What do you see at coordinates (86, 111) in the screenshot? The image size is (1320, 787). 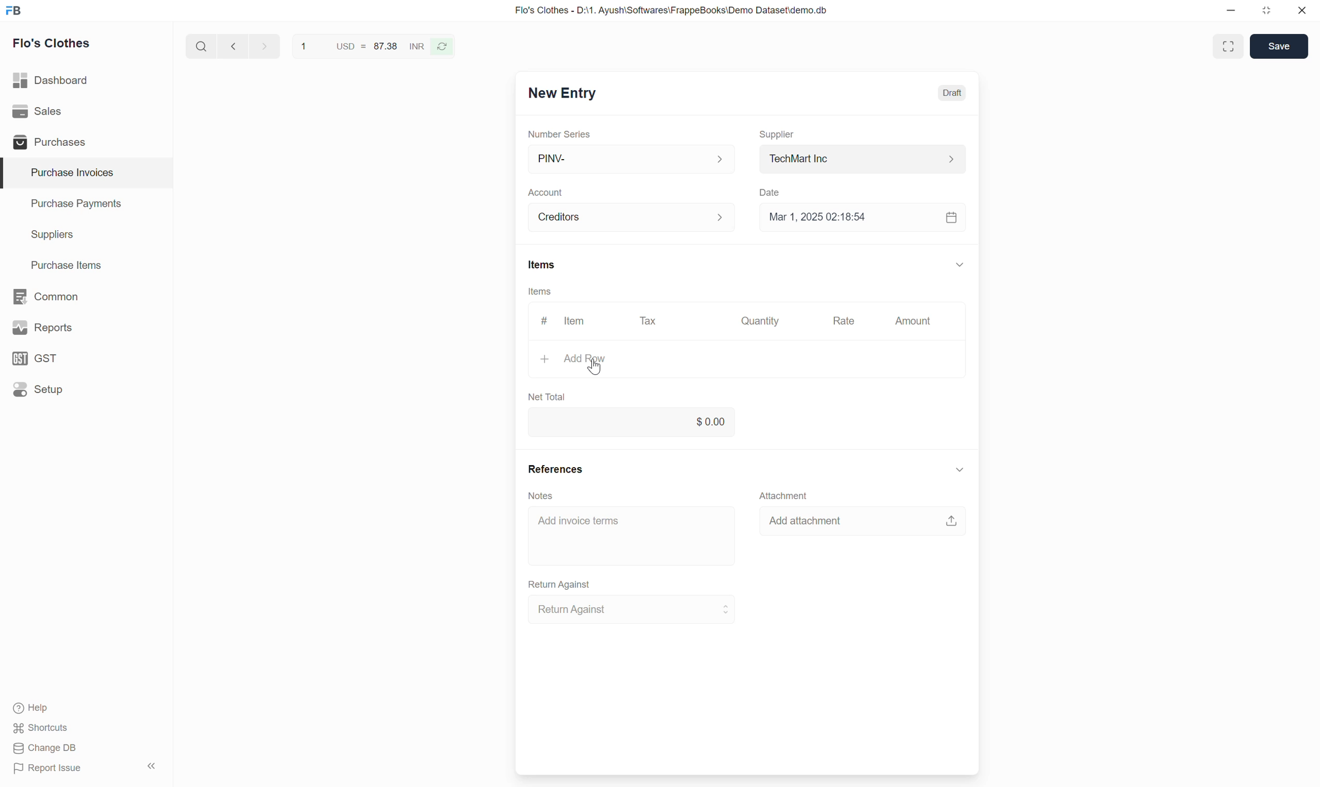 I see `Sales` at bounding box center [86, 111].